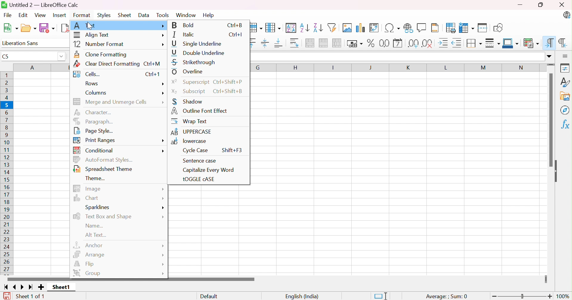 Image resolution: width=572 pixels, height=300 pixels. Describe the element at coordinates (493, 44) in the screenshot. I see `Border Style` at that location.